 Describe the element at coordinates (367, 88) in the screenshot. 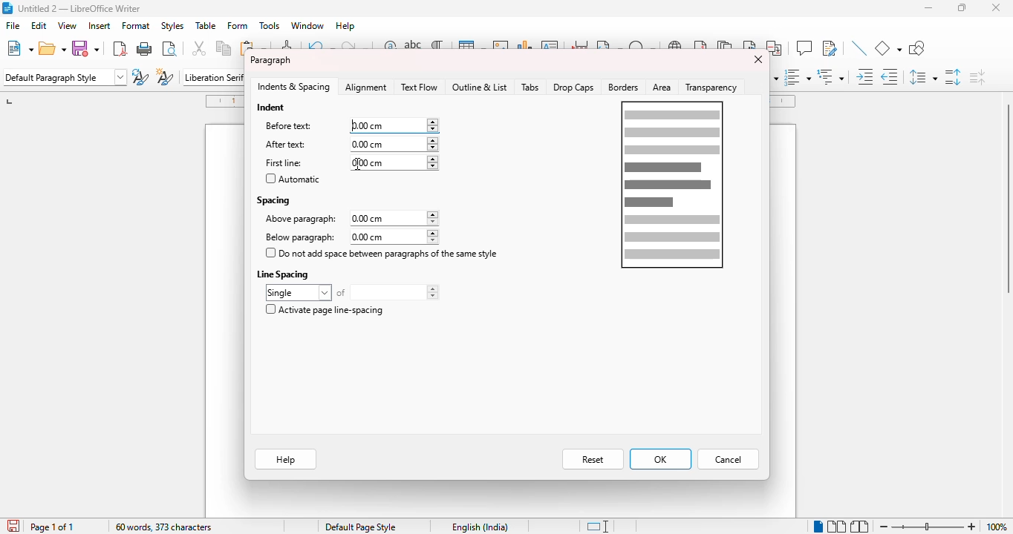

I see `alignment` at that location.